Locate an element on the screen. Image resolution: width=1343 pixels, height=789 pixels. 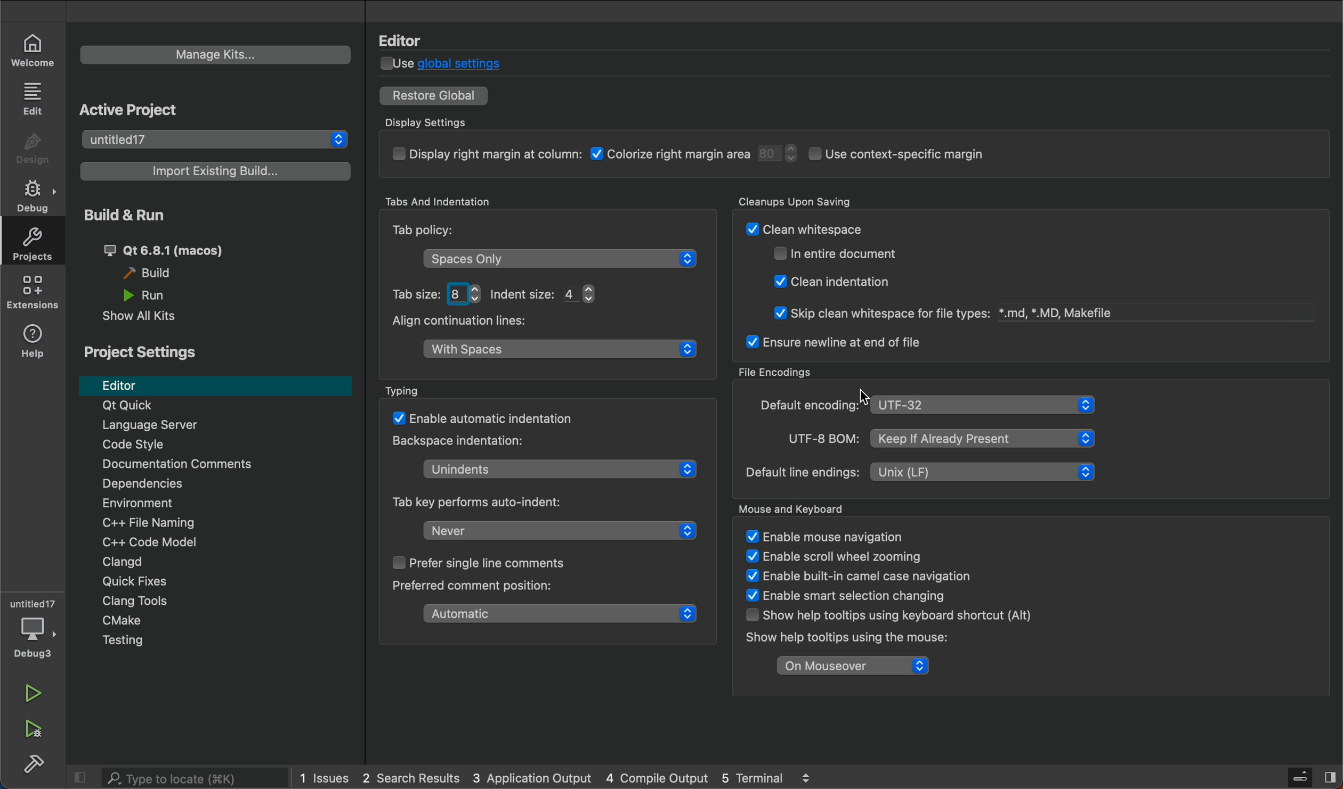
build is located at coordinates (180, 275).